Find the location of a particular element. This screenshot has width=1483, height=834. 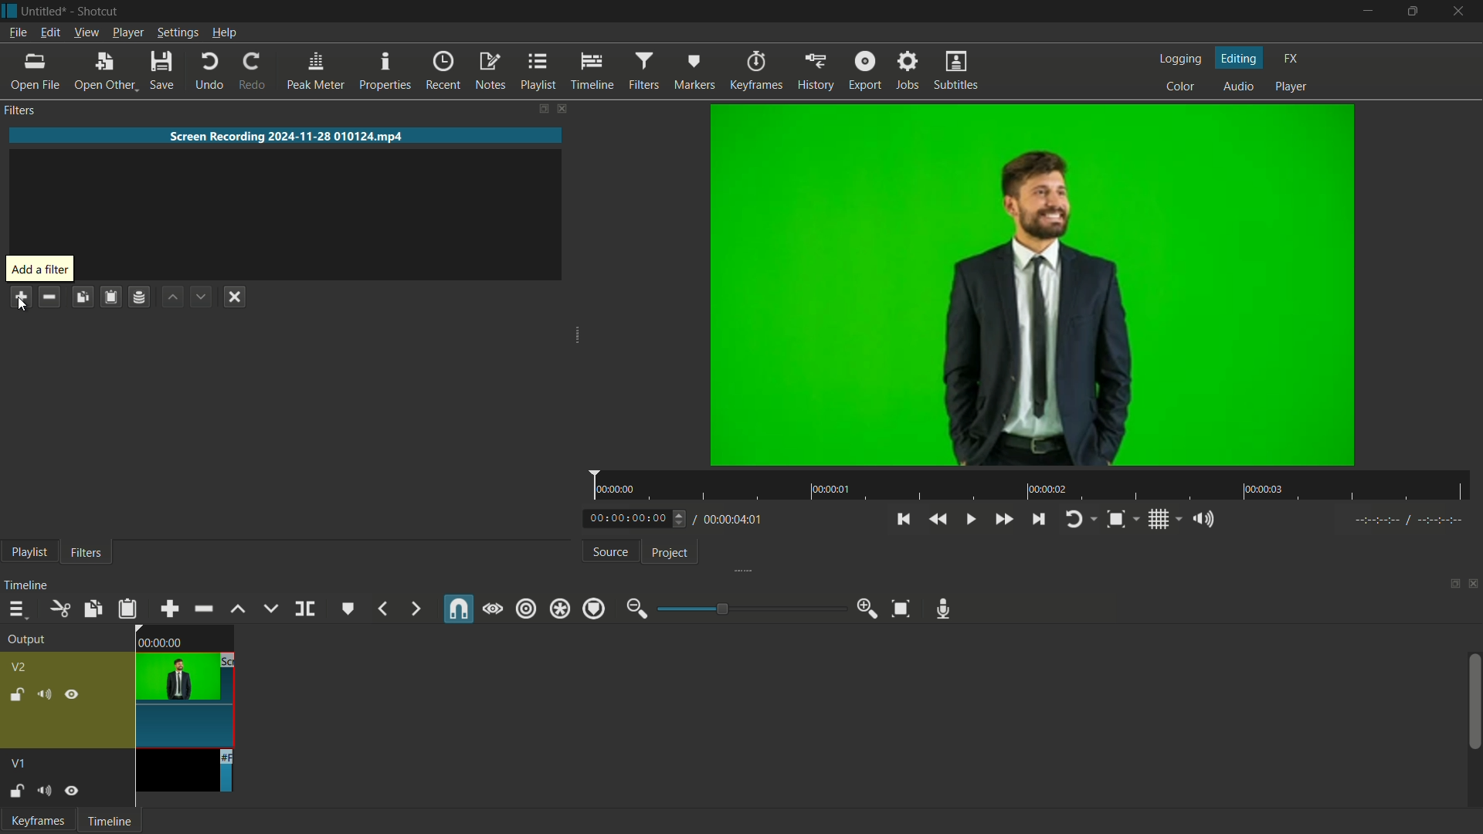

show volume control is located at coordinates (1199, 519).